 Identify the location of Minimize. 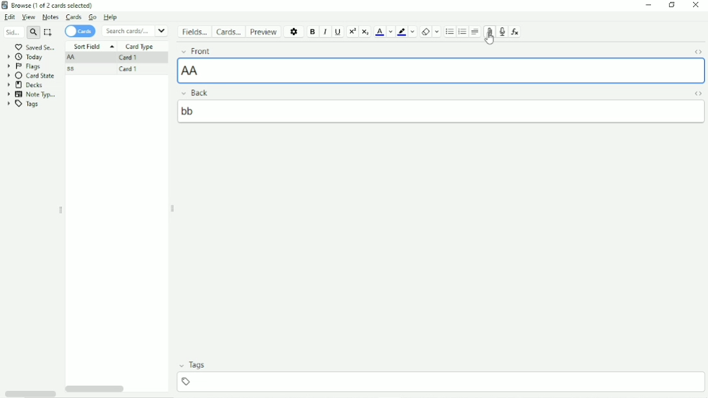
(649, 5).